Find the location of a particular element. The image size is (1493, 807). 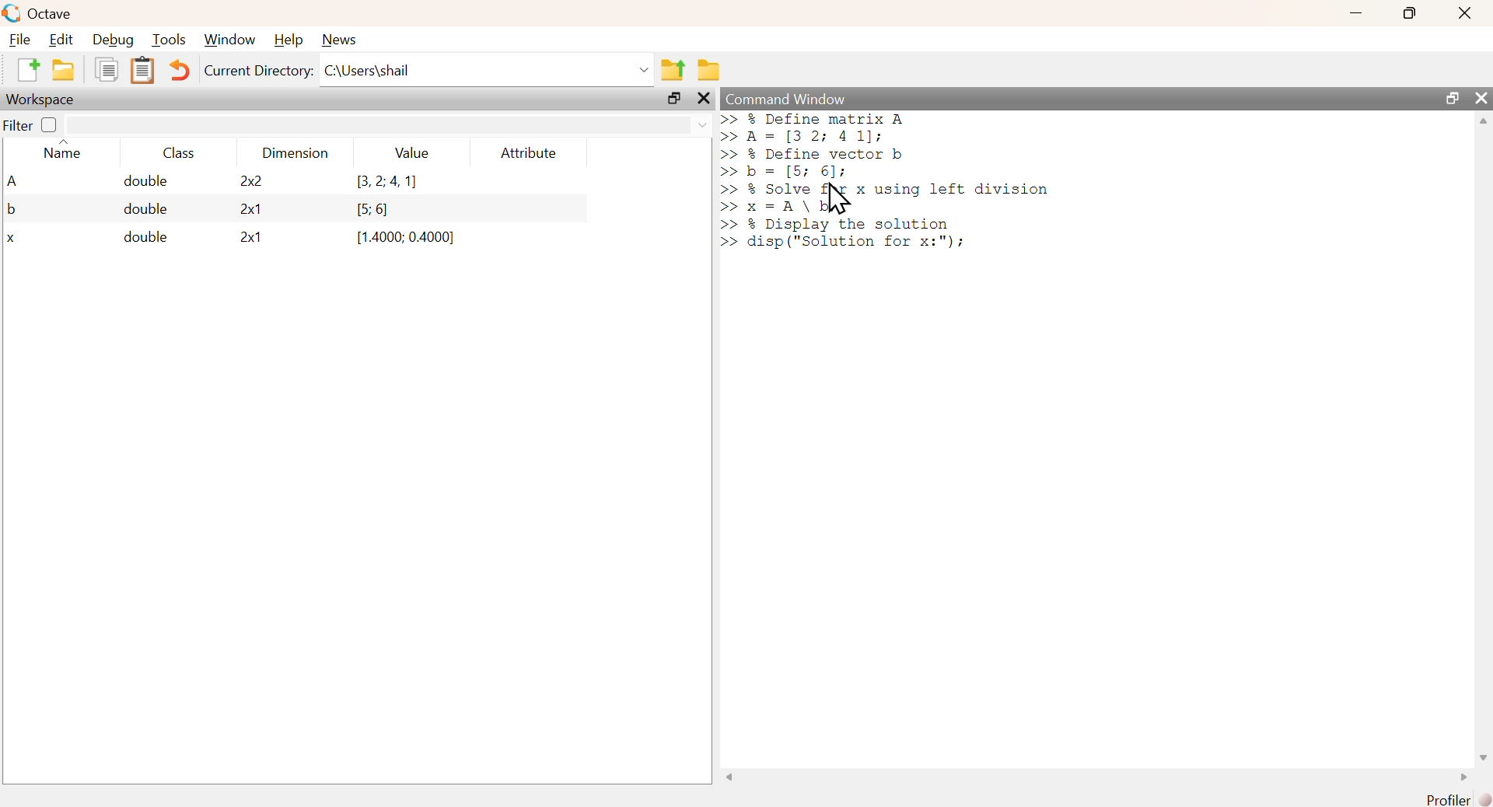

2x2 is located at coordinates (241, 182).